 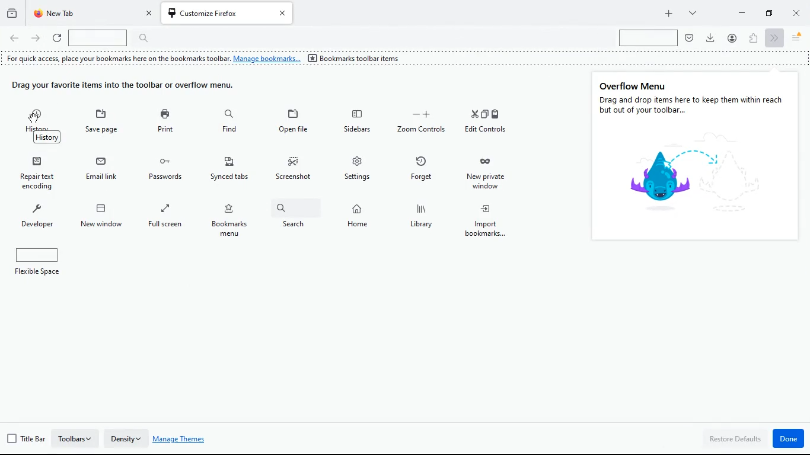 I want to click on For quick access, place your bookmarks here on the bookmarks toolbar. Manage bookmarks..., so click(x=152, y=59).